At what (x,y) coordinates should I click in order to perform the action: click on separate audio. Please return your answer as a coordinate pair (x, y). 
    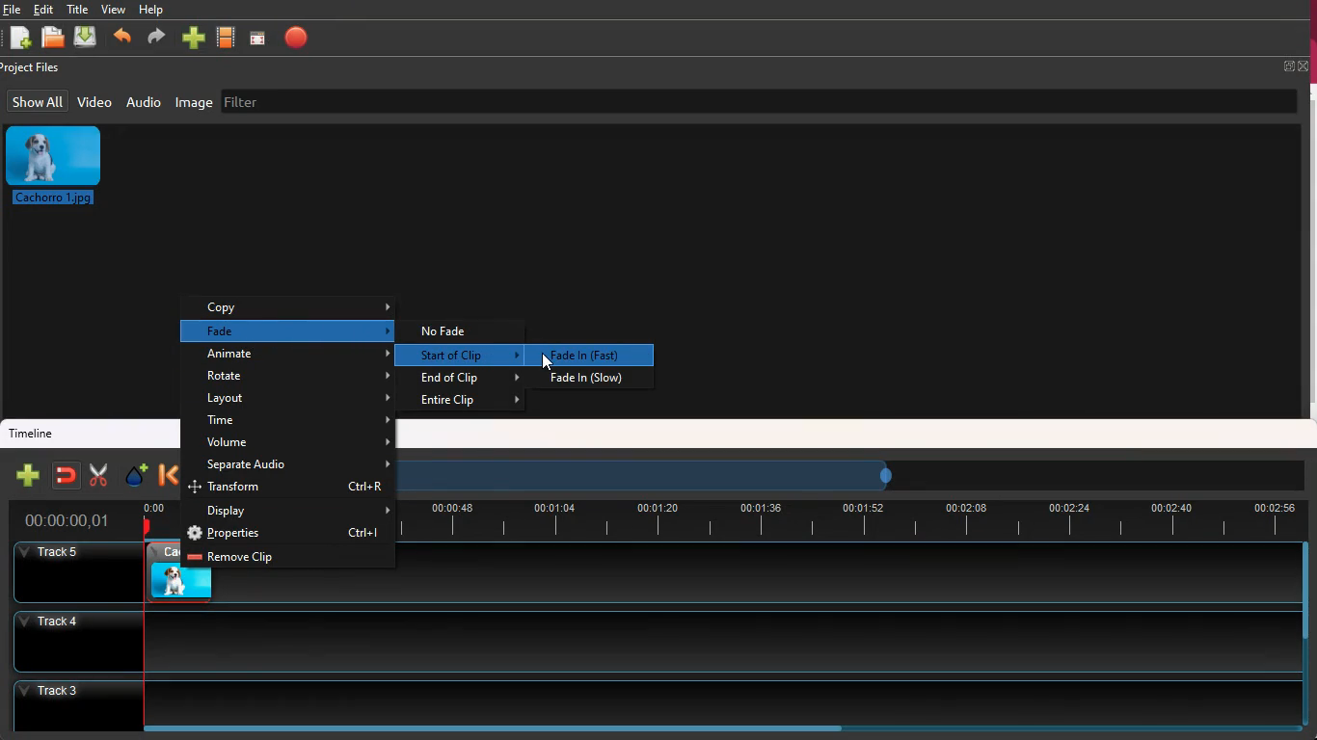
    Looking at the image, I should click on (290, 465).